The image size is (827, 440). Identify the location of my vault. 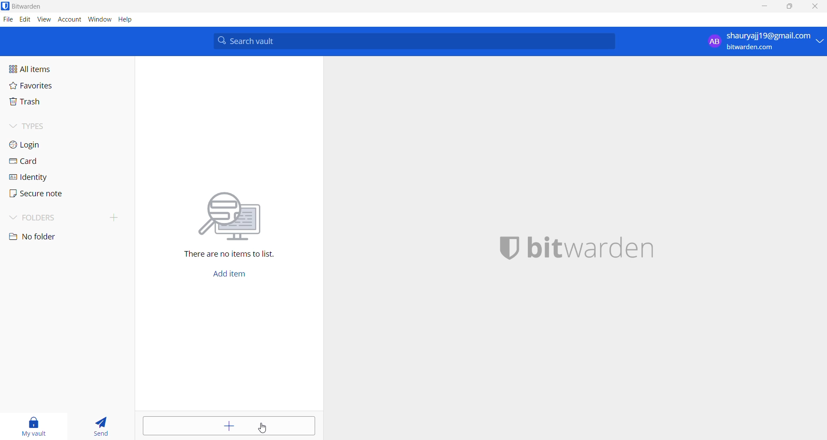
(37, 424).